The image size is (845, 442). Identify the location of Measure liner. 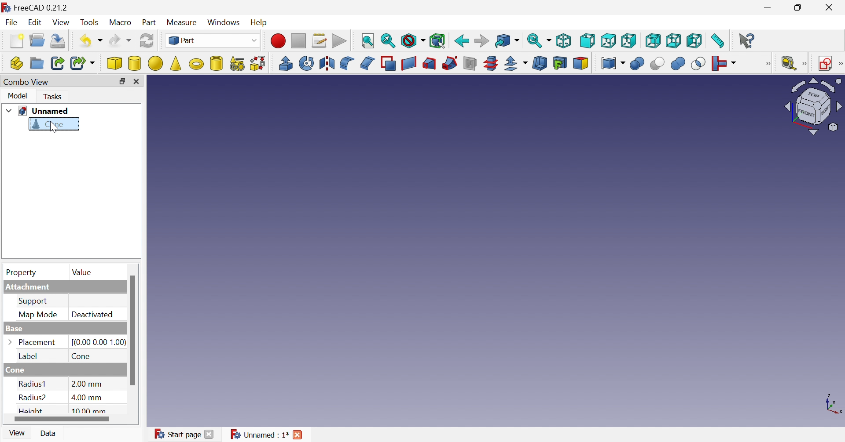
(789, 64).